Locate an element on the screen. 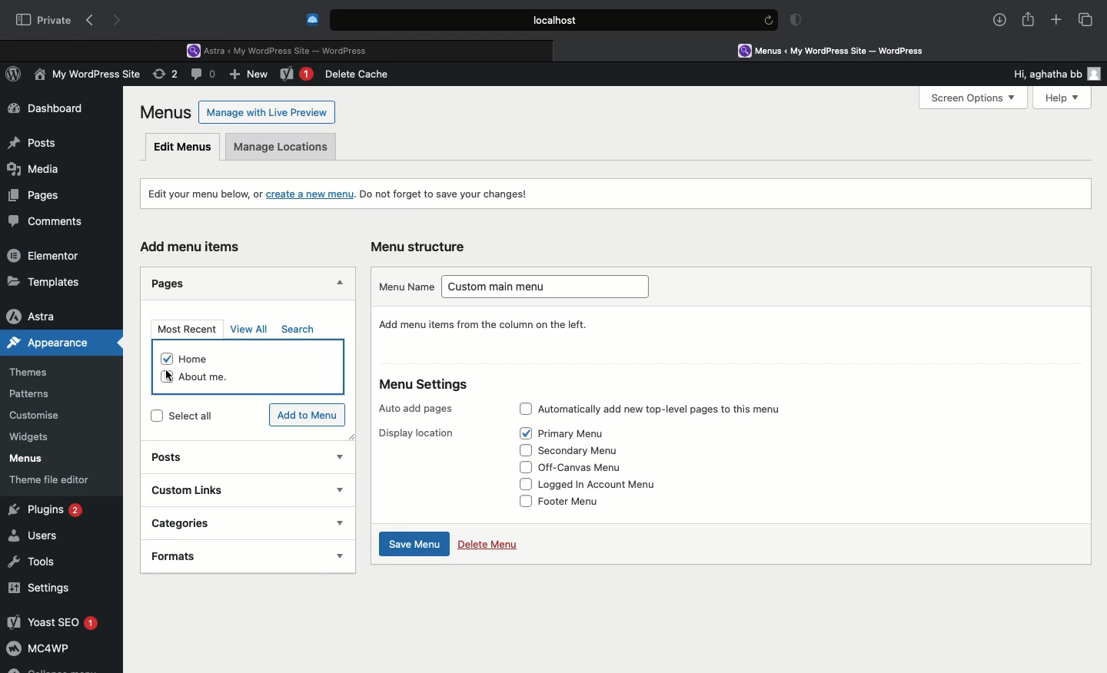 This screenshot has height=673, width=1107. Templates is located at coordinates (45, 281).